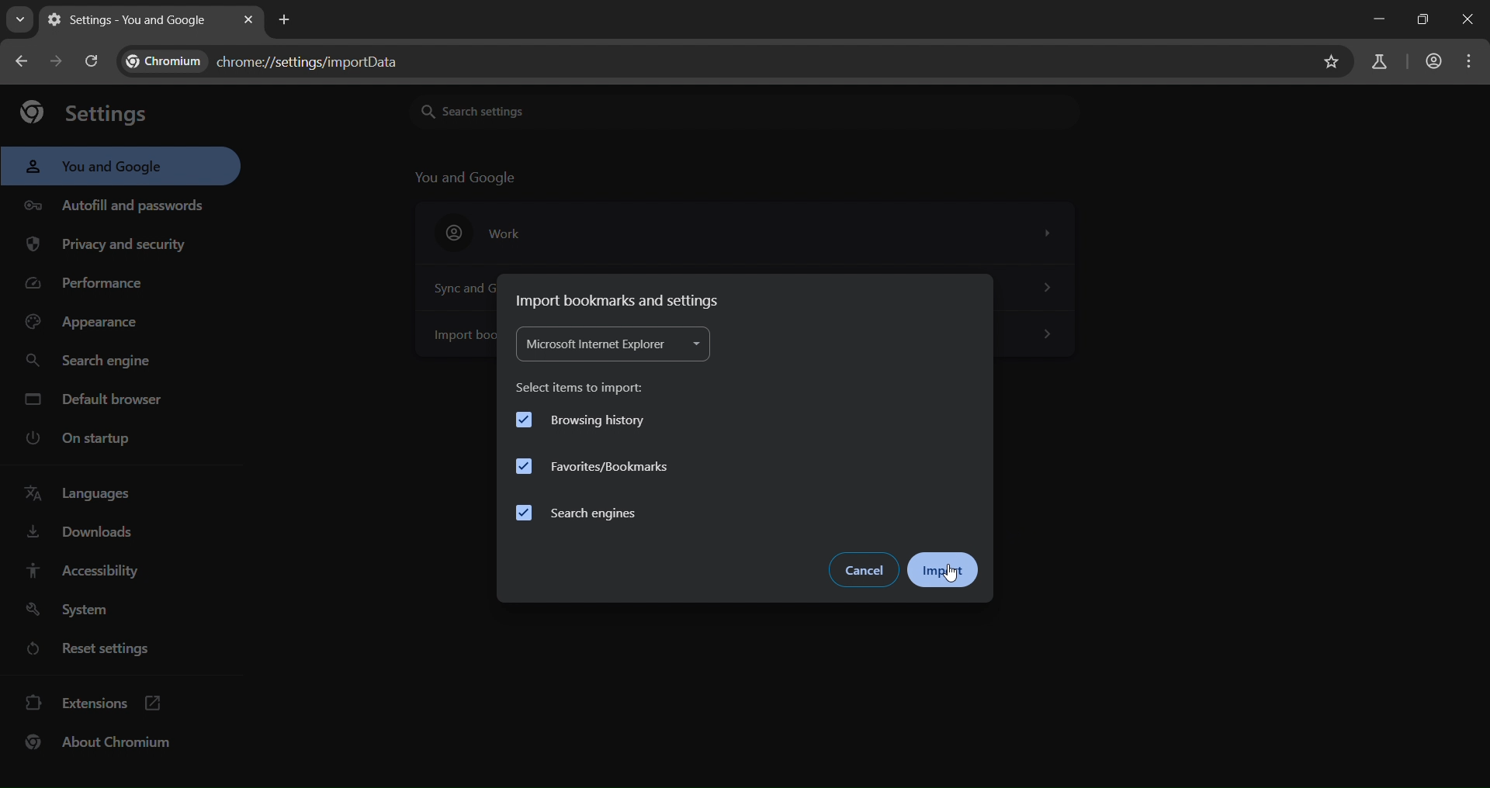 This screenshot has height=788, width=1490. I want to click on utofill and passwords, so click(116, 200).